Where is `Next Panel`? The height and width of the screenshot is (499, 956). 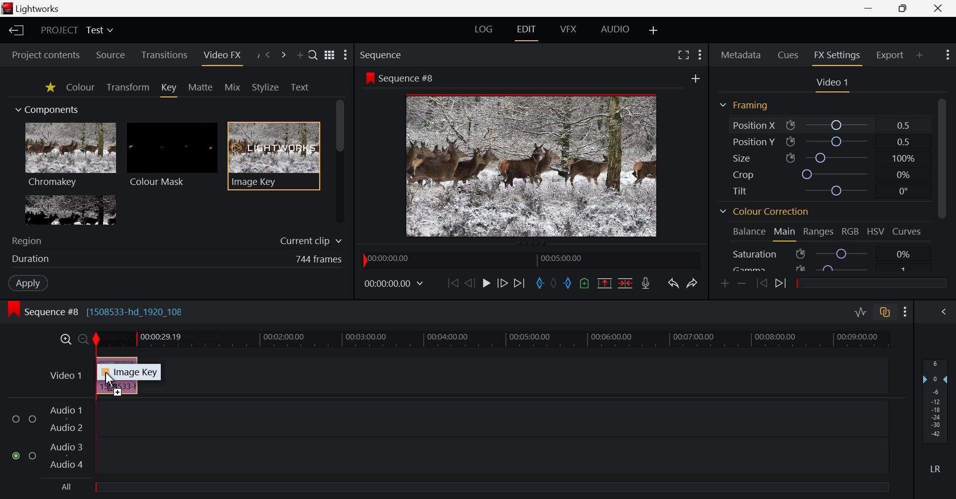
Next Panel is located at coordinates (283, 55).